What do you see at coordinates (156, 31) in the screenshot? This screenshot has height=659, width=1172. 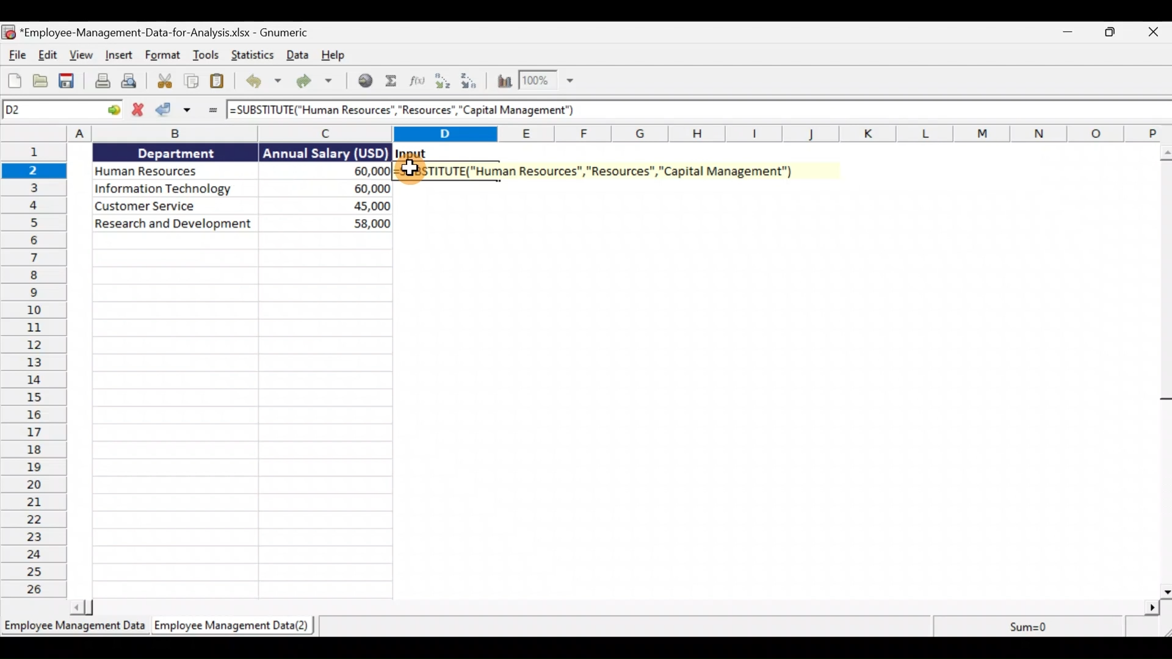 I see `Document name` at bounding box center [156, 31].